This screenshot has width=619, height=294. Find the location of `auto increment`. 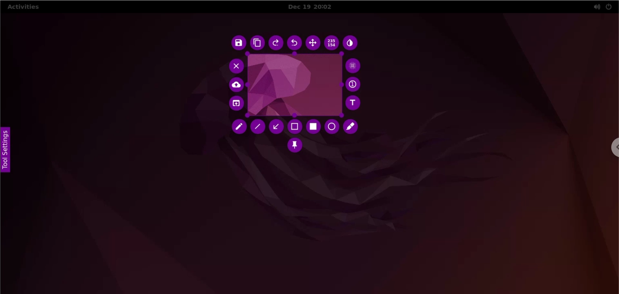

auto increment is located at coordinates (355, 84).